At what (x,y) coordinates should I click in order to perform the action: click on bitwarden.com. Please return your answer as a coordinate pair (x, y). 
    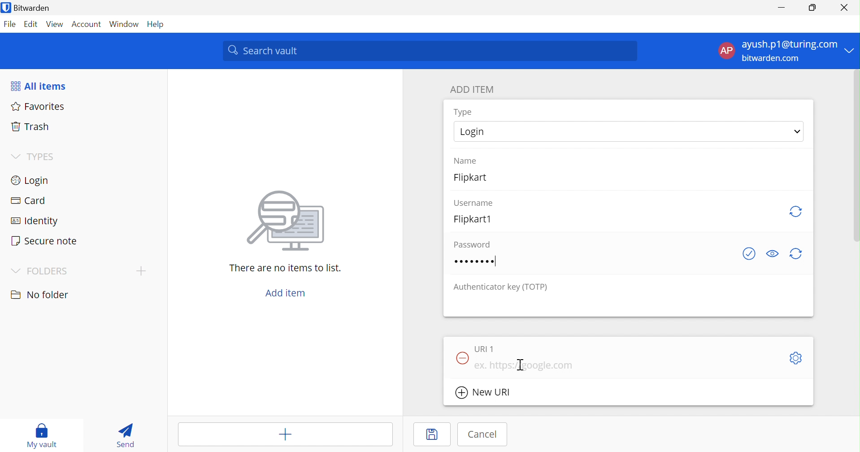
    Looking at the image, I should click on (775, 59).